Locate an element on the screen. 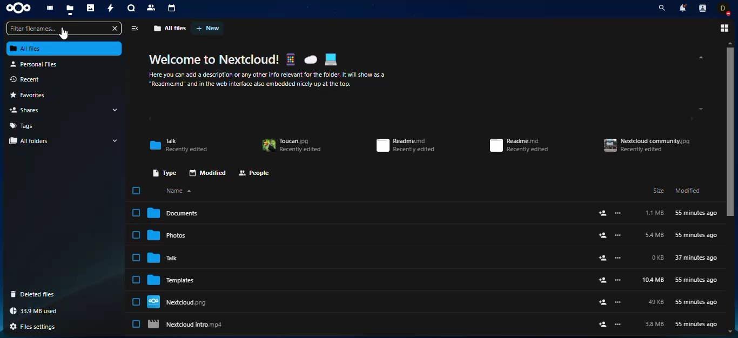 The image size is (738, 338). Nextcloud intro.mp4 is located at coordinates (368, 325).